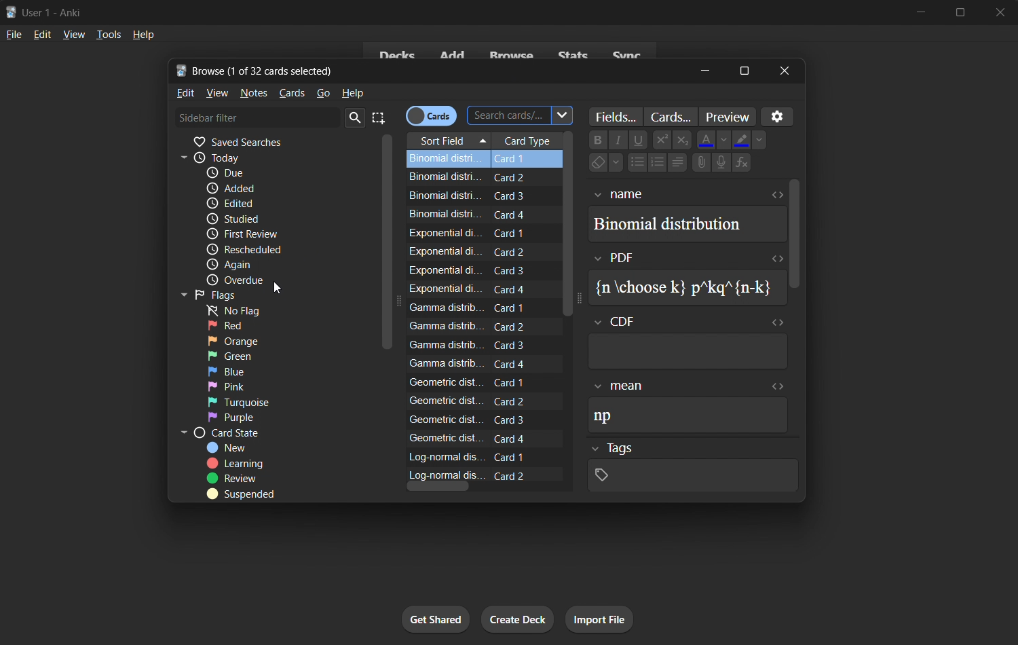 This screenshot has width=1018, height=645. What do you see at coordinates (598, 257) in the screenshot?
I see `Drop down` at bounding box center [598, 257].